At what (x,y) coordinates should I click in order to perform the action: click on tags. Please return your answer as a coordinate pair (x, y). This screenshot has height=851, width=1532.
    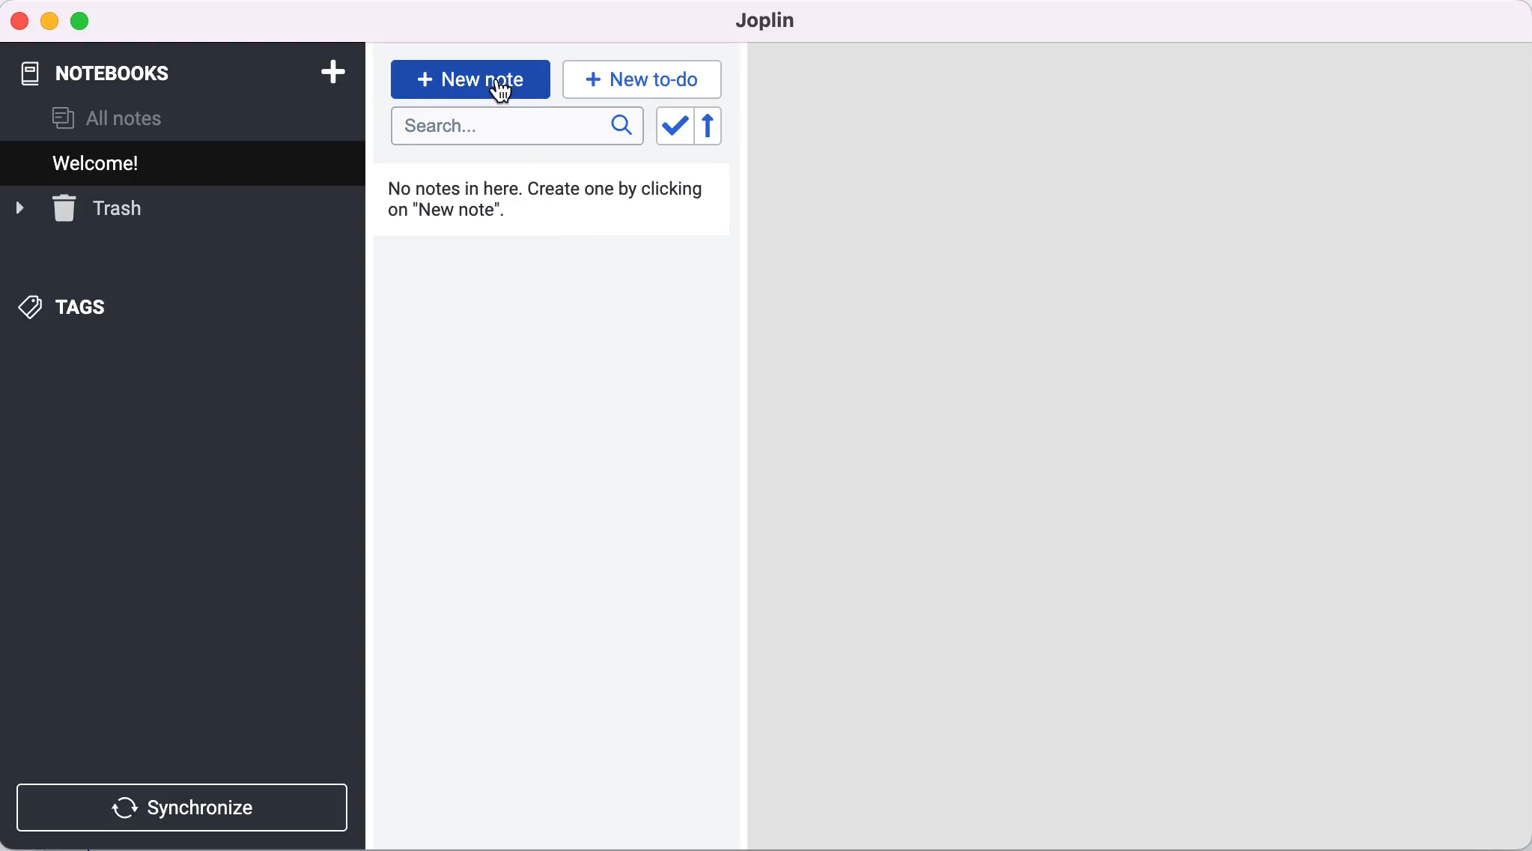
    Looking at the image, I should click on (87, 309).